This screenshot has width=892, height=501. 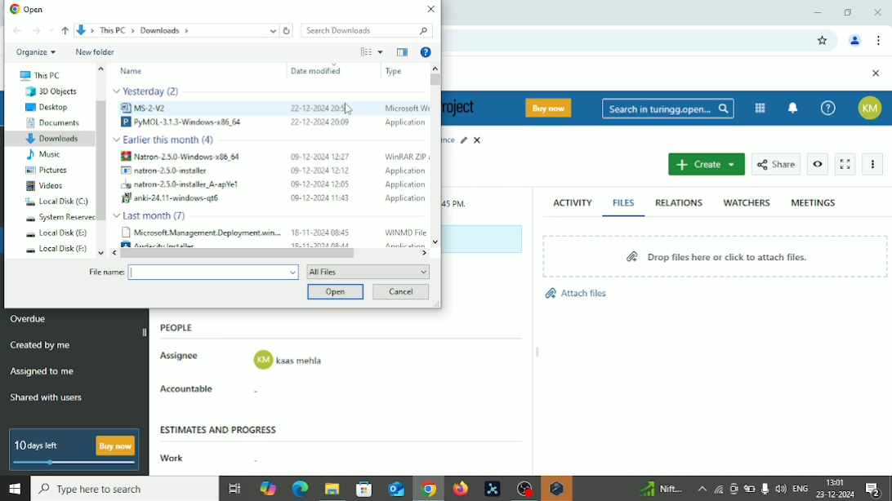 I want to click on assignee, so click(x=289, y=361).